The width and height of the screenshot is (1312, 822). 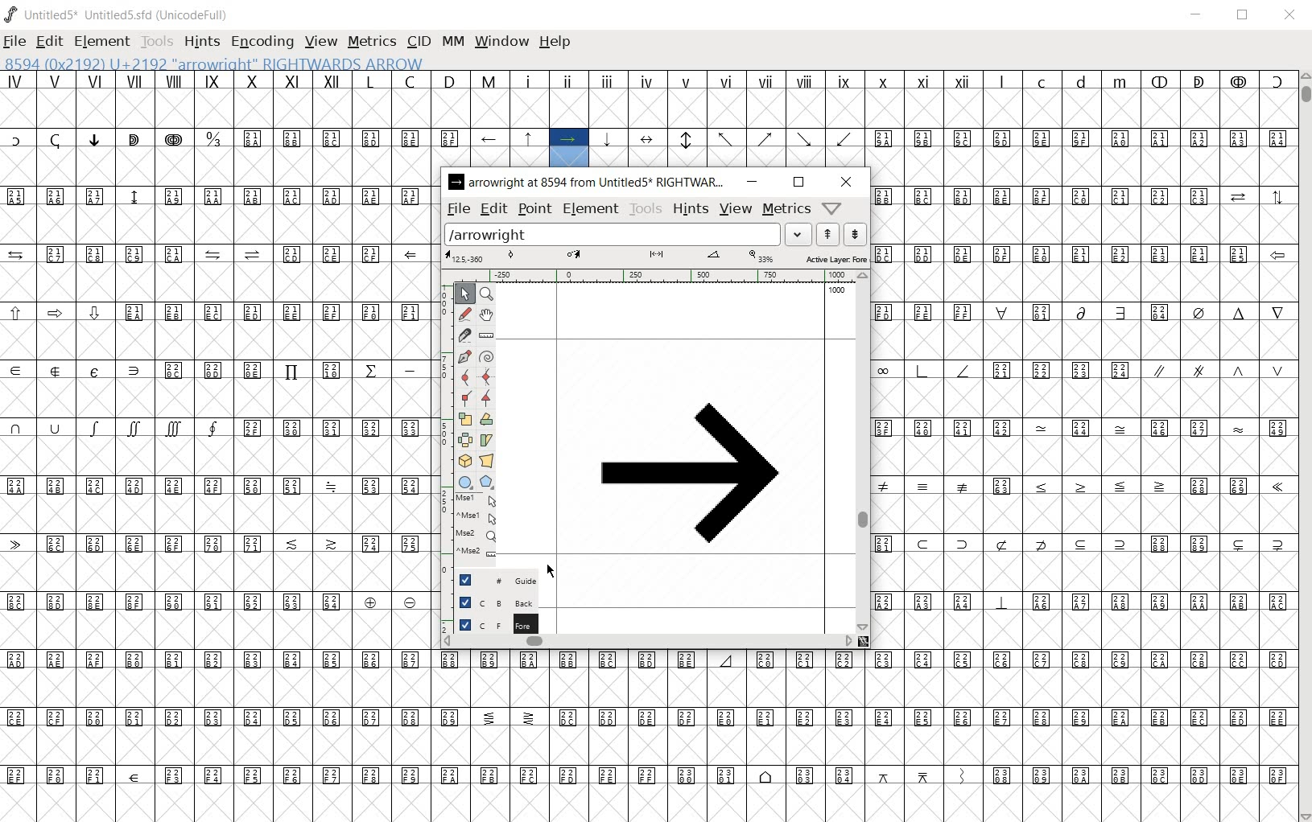 What do you see at coordinates (49, 43) in the screenshot?
I see `EDIT` at bounding box center [49, 43].